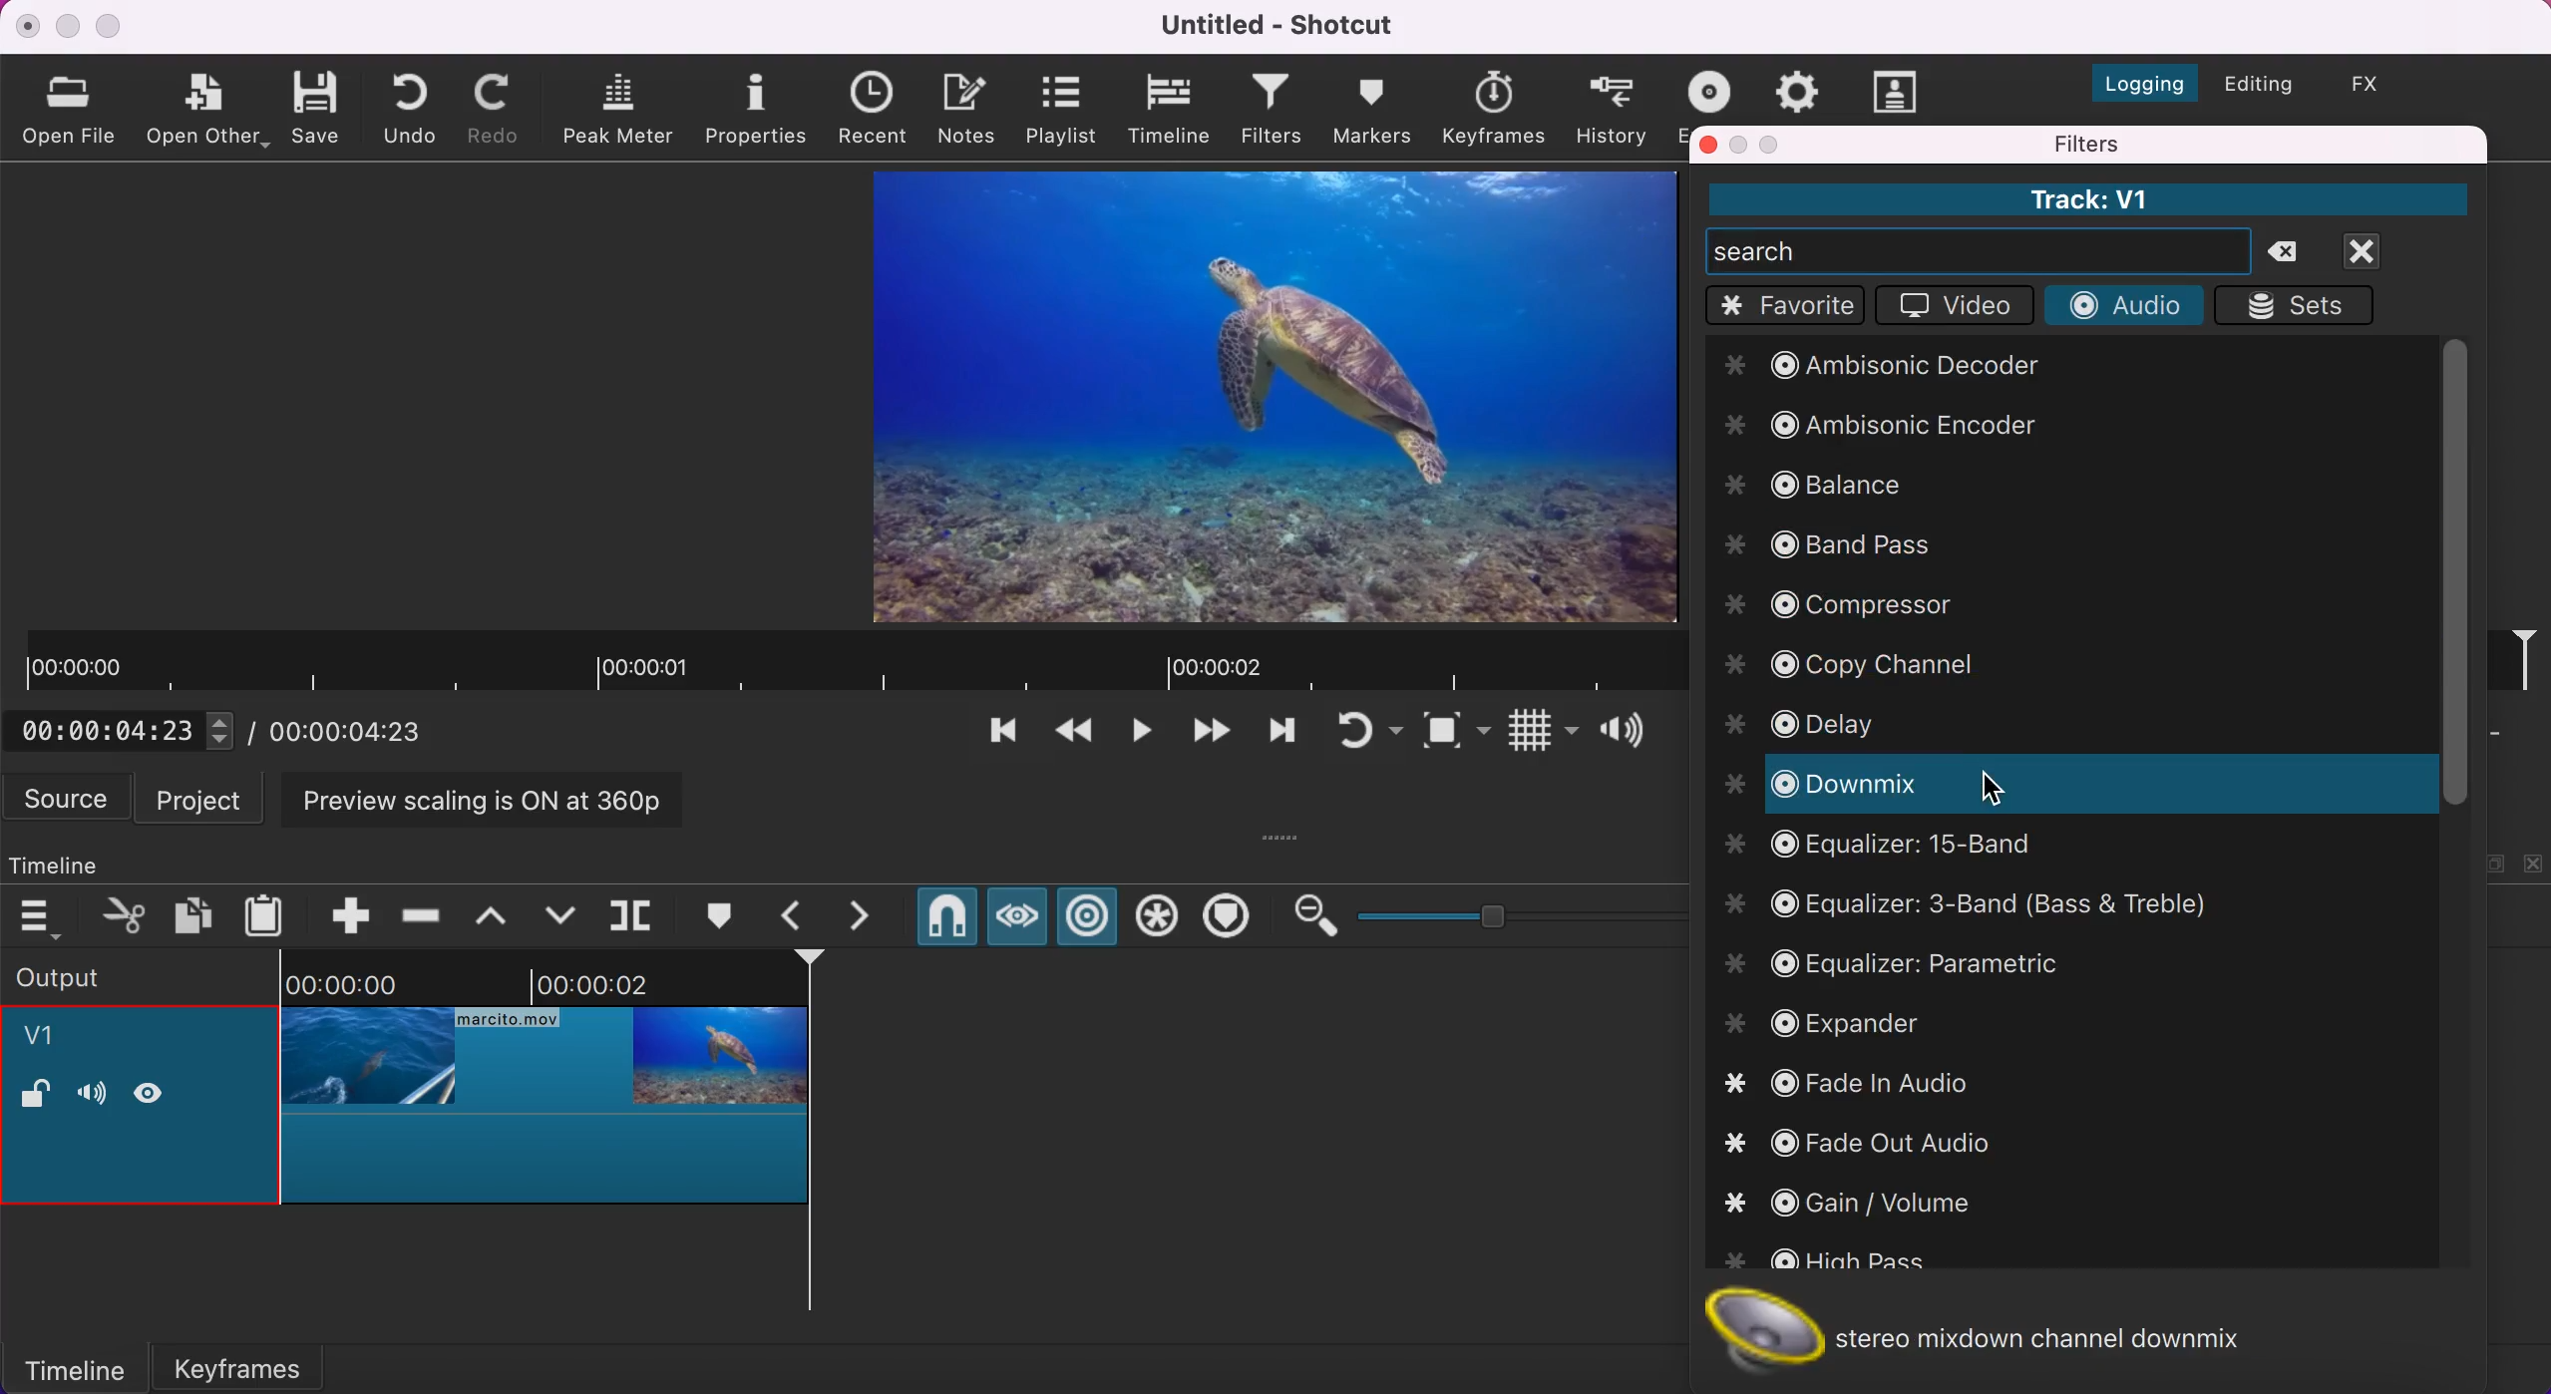 This screenshot has width=2551, height=1394. I want to click on cropped clip, so click(546, 1091).